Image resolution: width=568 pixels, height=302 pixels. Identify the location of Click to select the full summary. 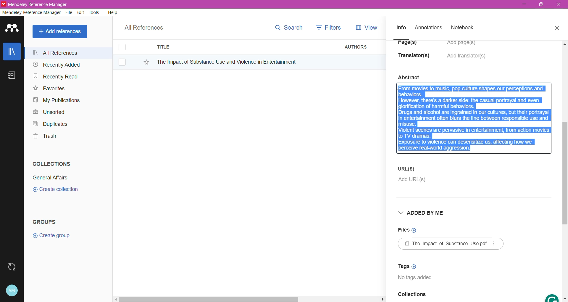
(474, 113).